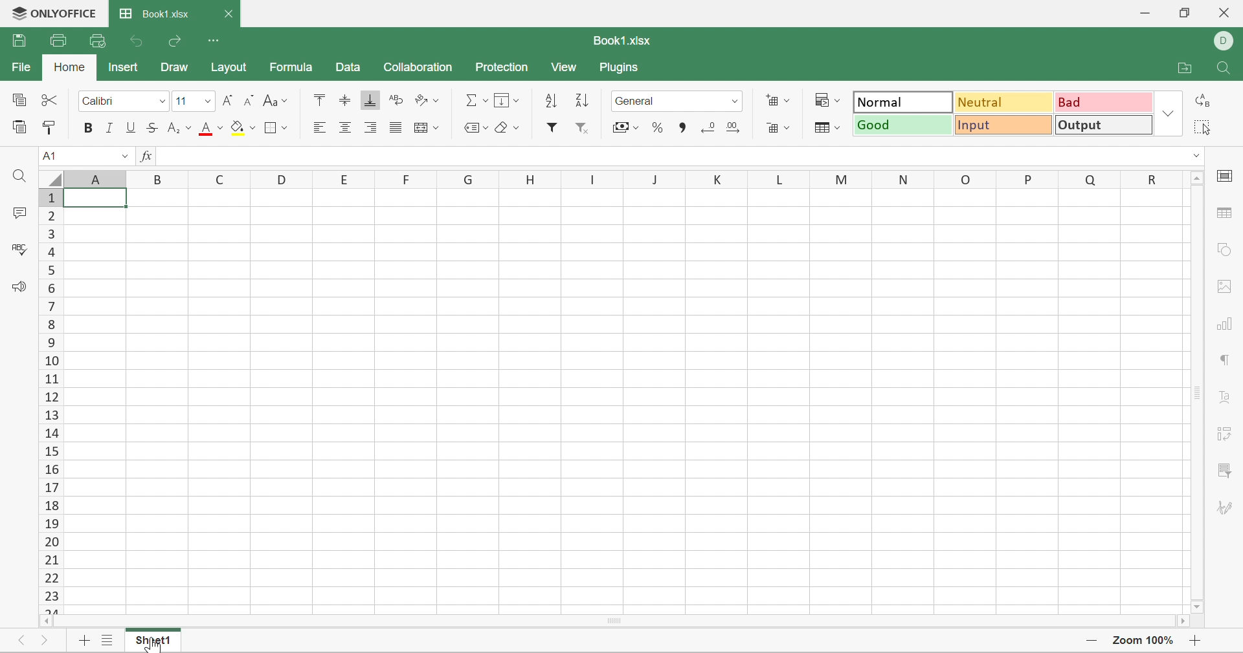 This screenshot has height=653, width=1243. What do you see at coordinates (1199, 127) in the screenshot?
I see `Select all` at bounding box center [1199, 127].